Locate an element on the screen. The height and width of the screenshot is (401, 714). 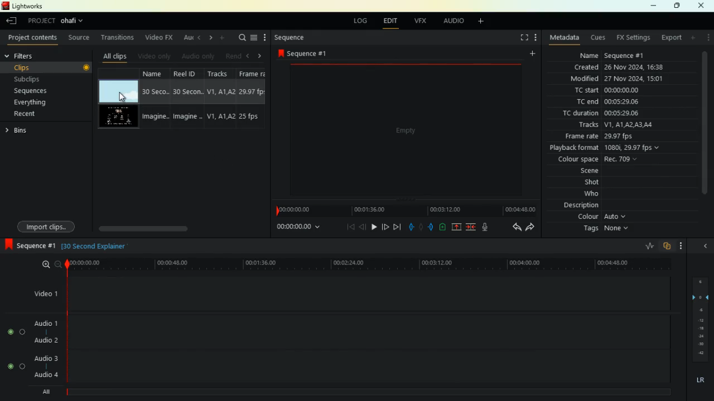
audio only is located at coordinates (199, 56).